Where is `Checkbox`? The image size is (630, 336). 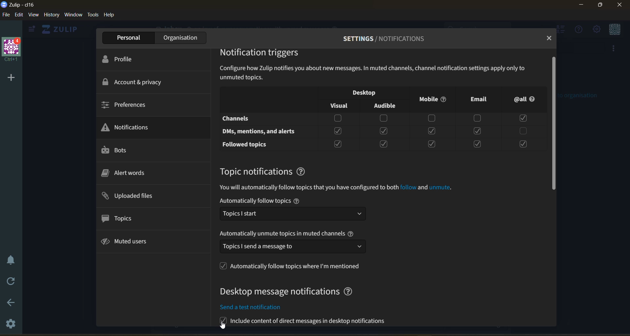
Checkbox is located at coordinates (523, 130).